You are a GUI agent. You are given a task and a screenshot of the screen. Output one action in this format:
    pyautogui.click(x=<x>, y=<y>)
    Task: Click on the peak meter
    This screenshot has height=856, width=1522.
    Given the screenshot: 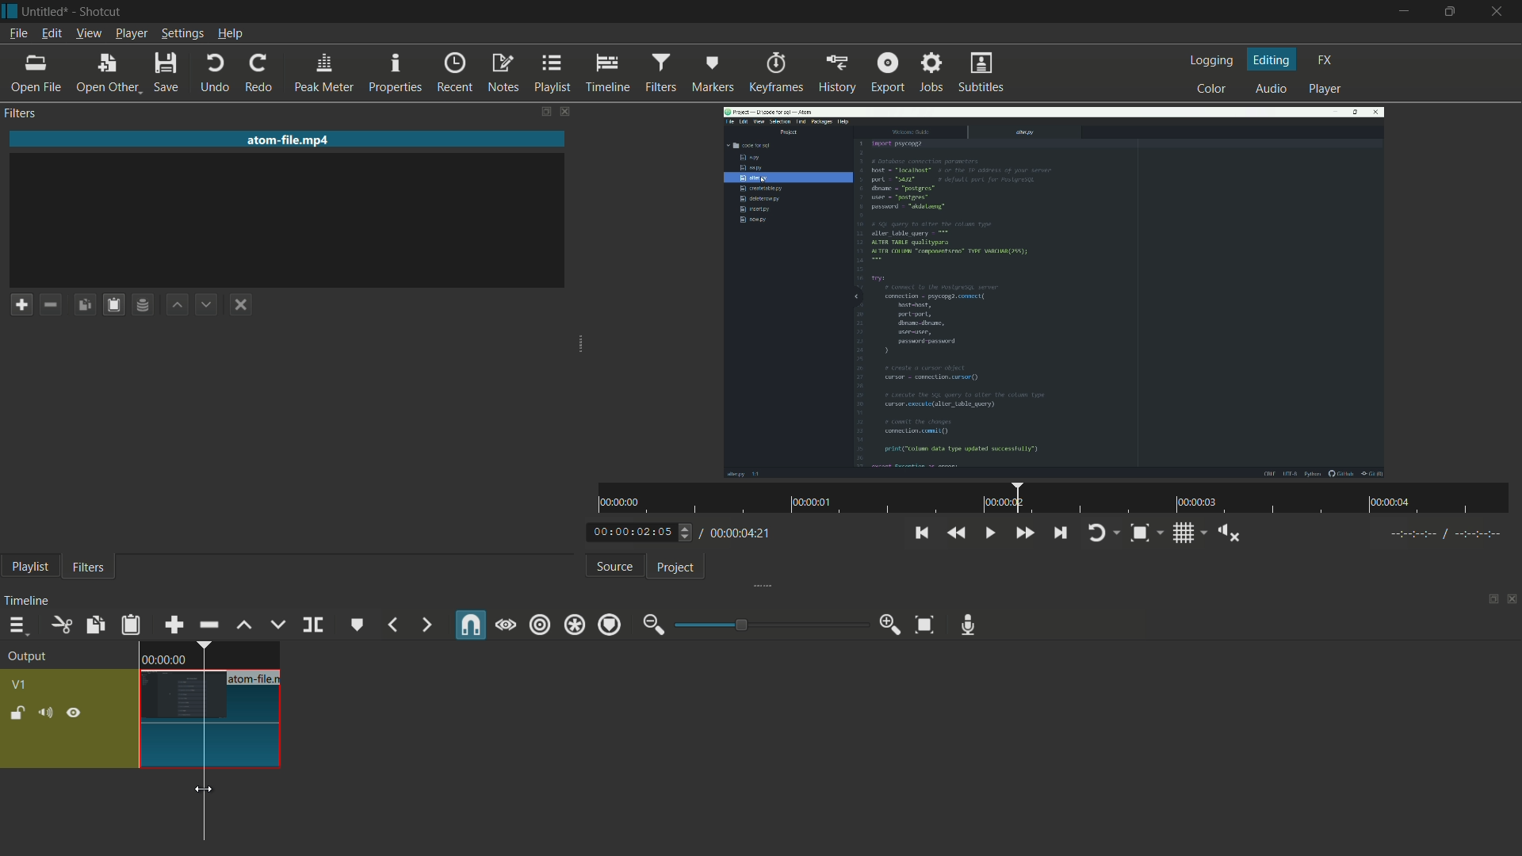 What is the action you would take?
    pyautogui.click(x=324, y=74)
    